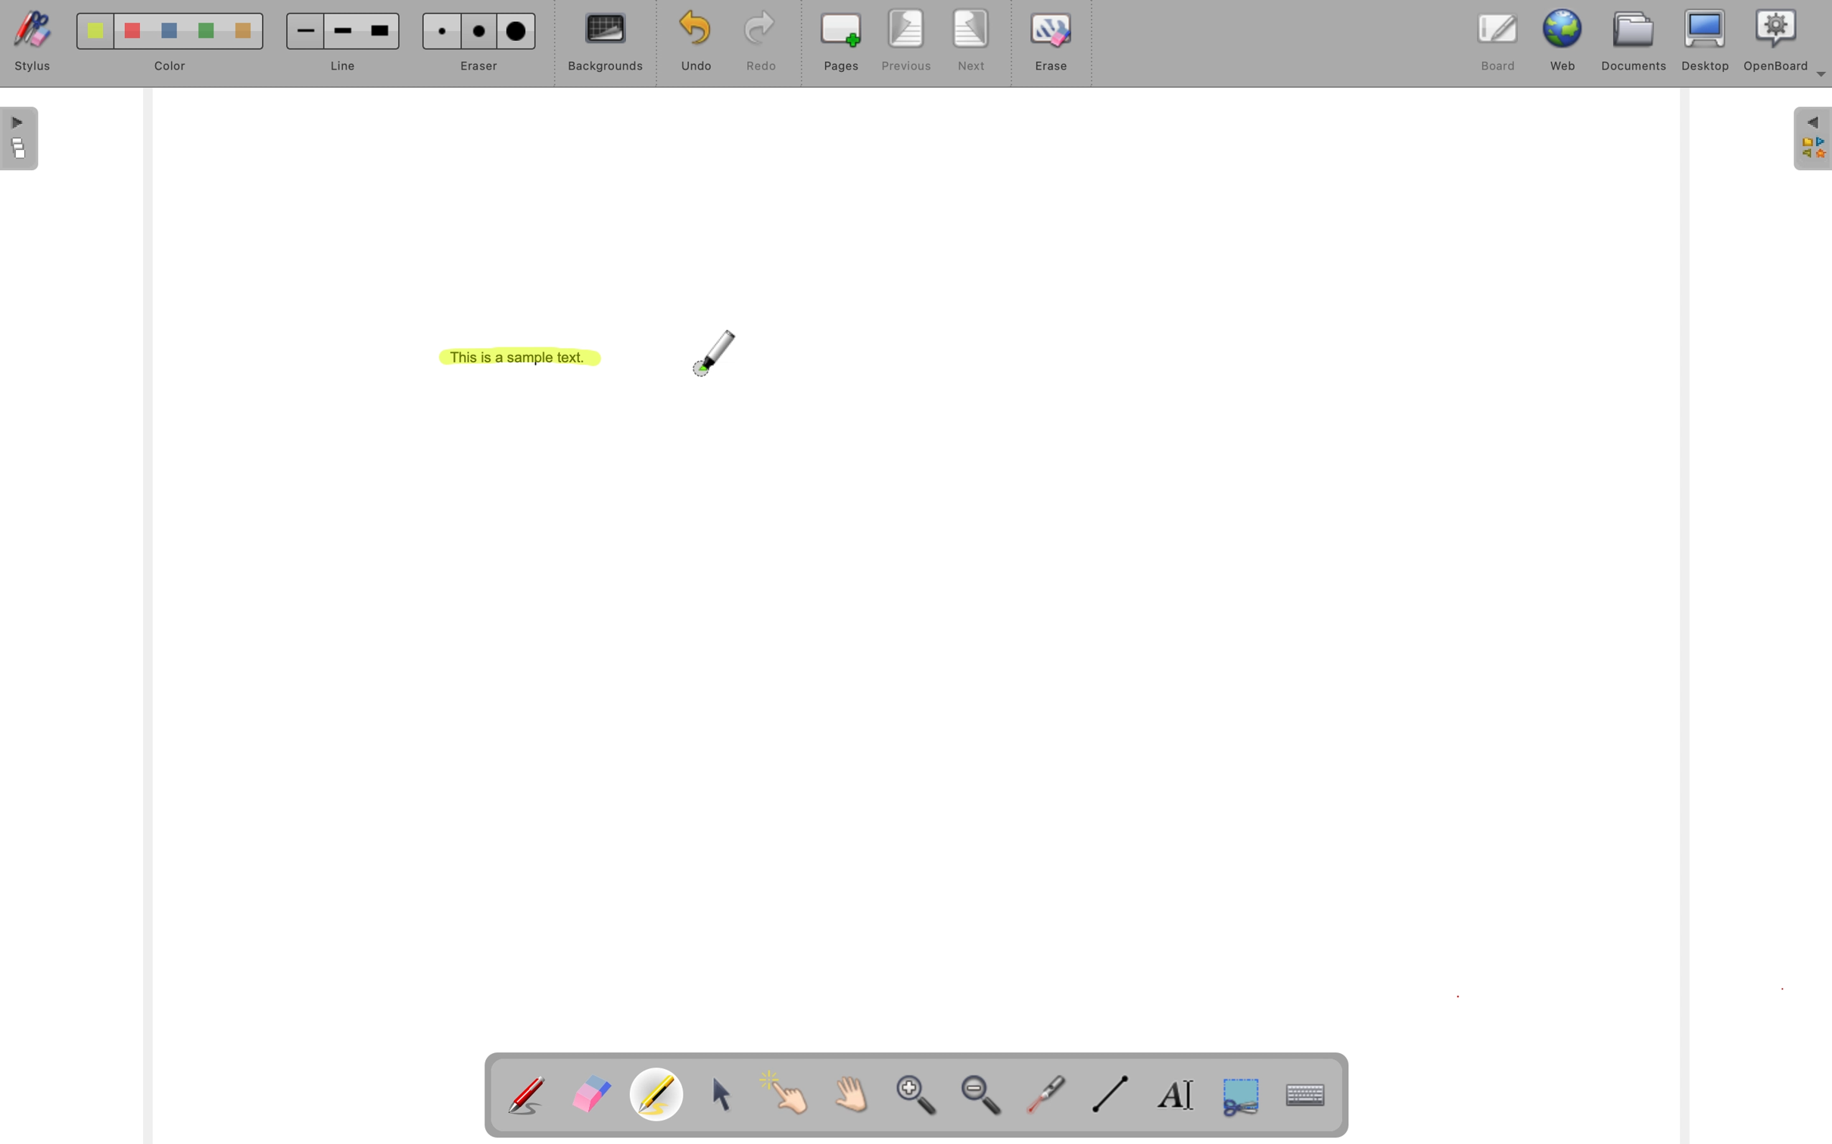 The image size is (1832, 1144). I want to click on Color 3, so click(170, 31).